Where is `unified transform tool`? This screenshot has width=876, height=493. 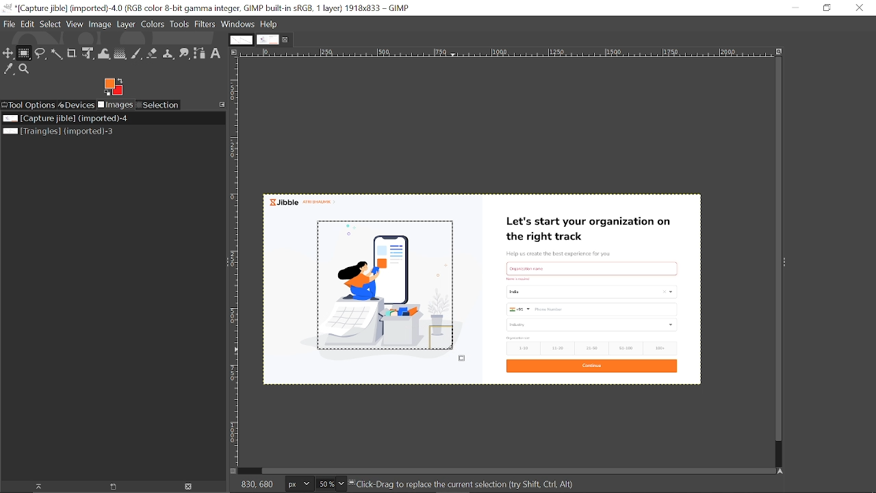
unified transform tool is located at coordinates (86, 53).